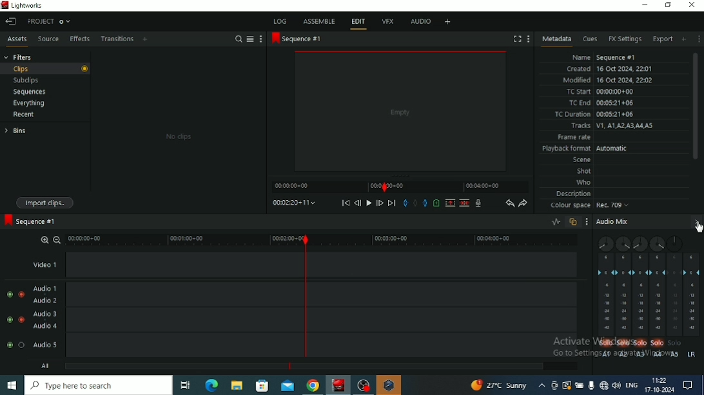 This screenshot has height=395, width=704. Describe the element at coordinates (464, 203) in the screenshot. I see `Delete/cut` at that location.